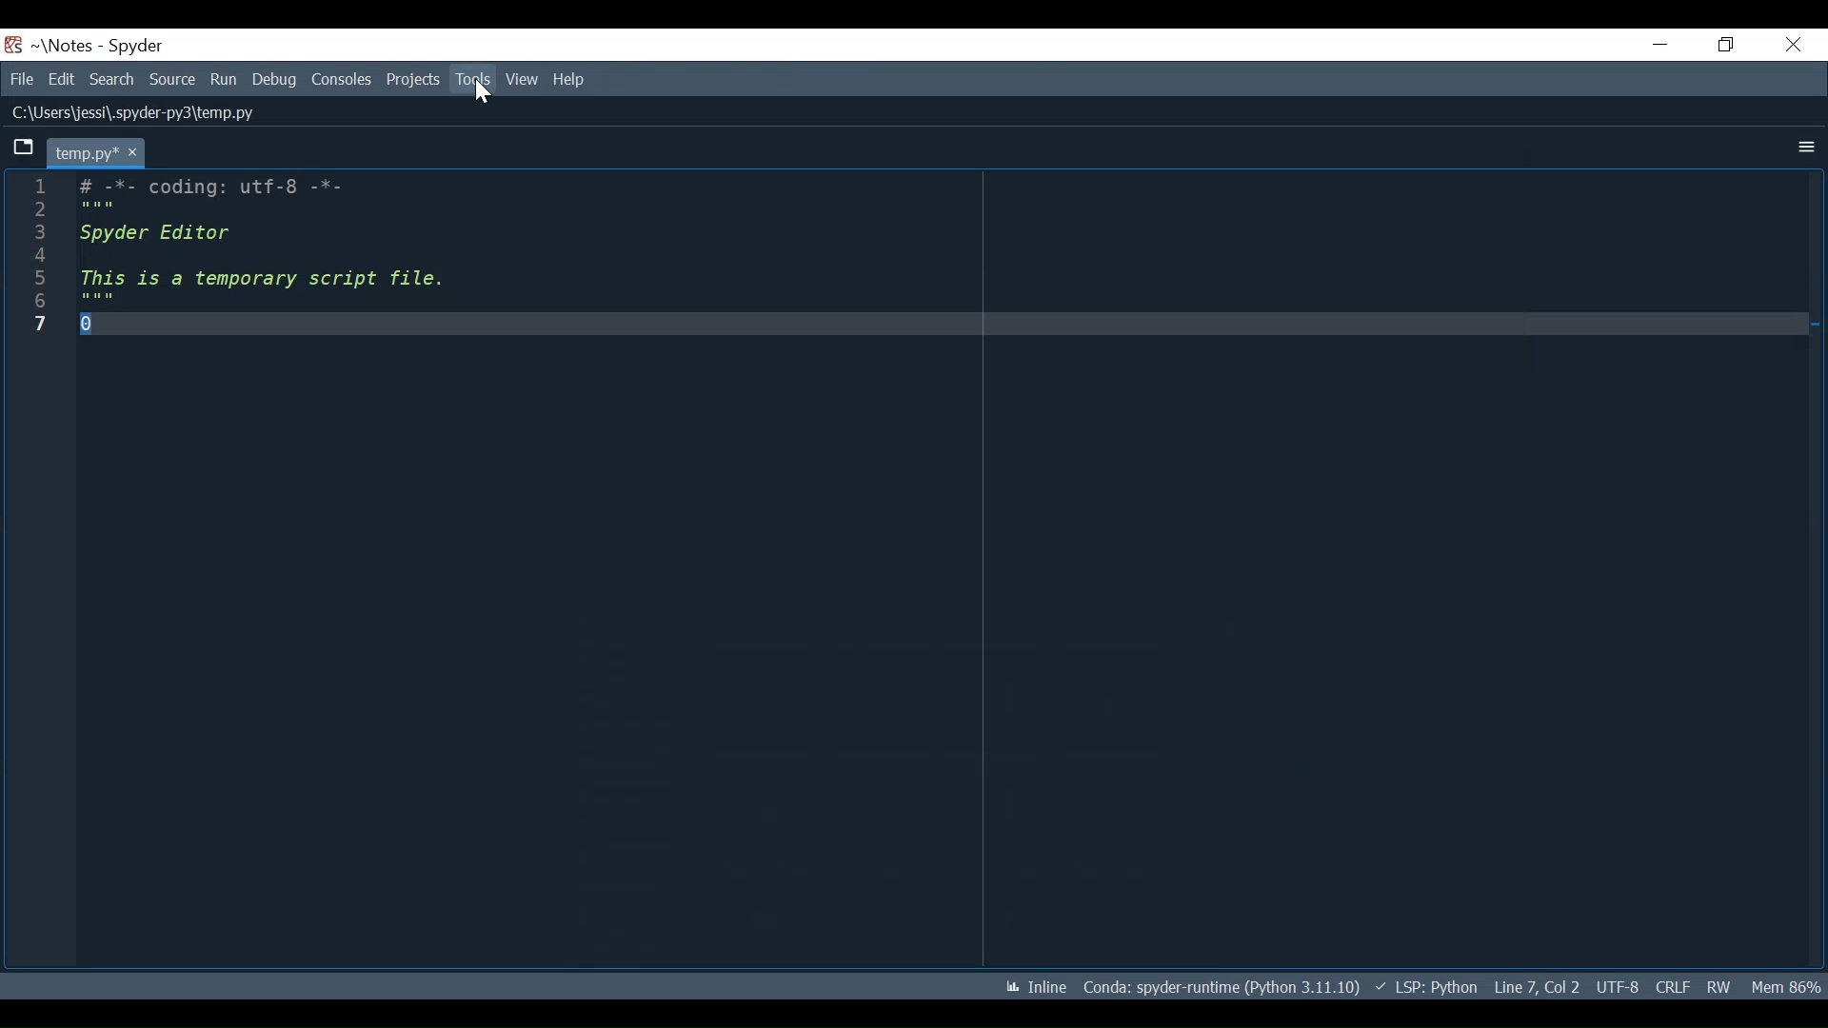 This screenshot has width=1828, height=1028. Describe the element at coordinates (130, 112) in the screenshot. I see `File Path` at that location.